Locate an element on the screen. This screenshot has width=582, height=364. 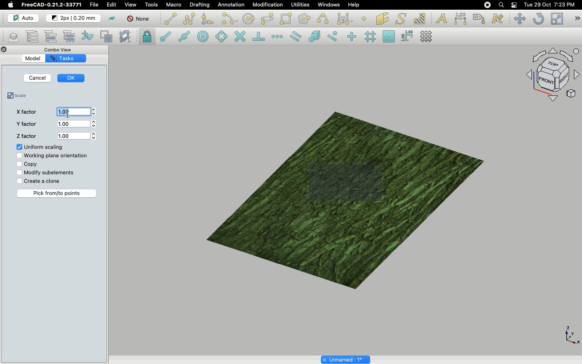
Snap angle is located at coordinates (219, 36).